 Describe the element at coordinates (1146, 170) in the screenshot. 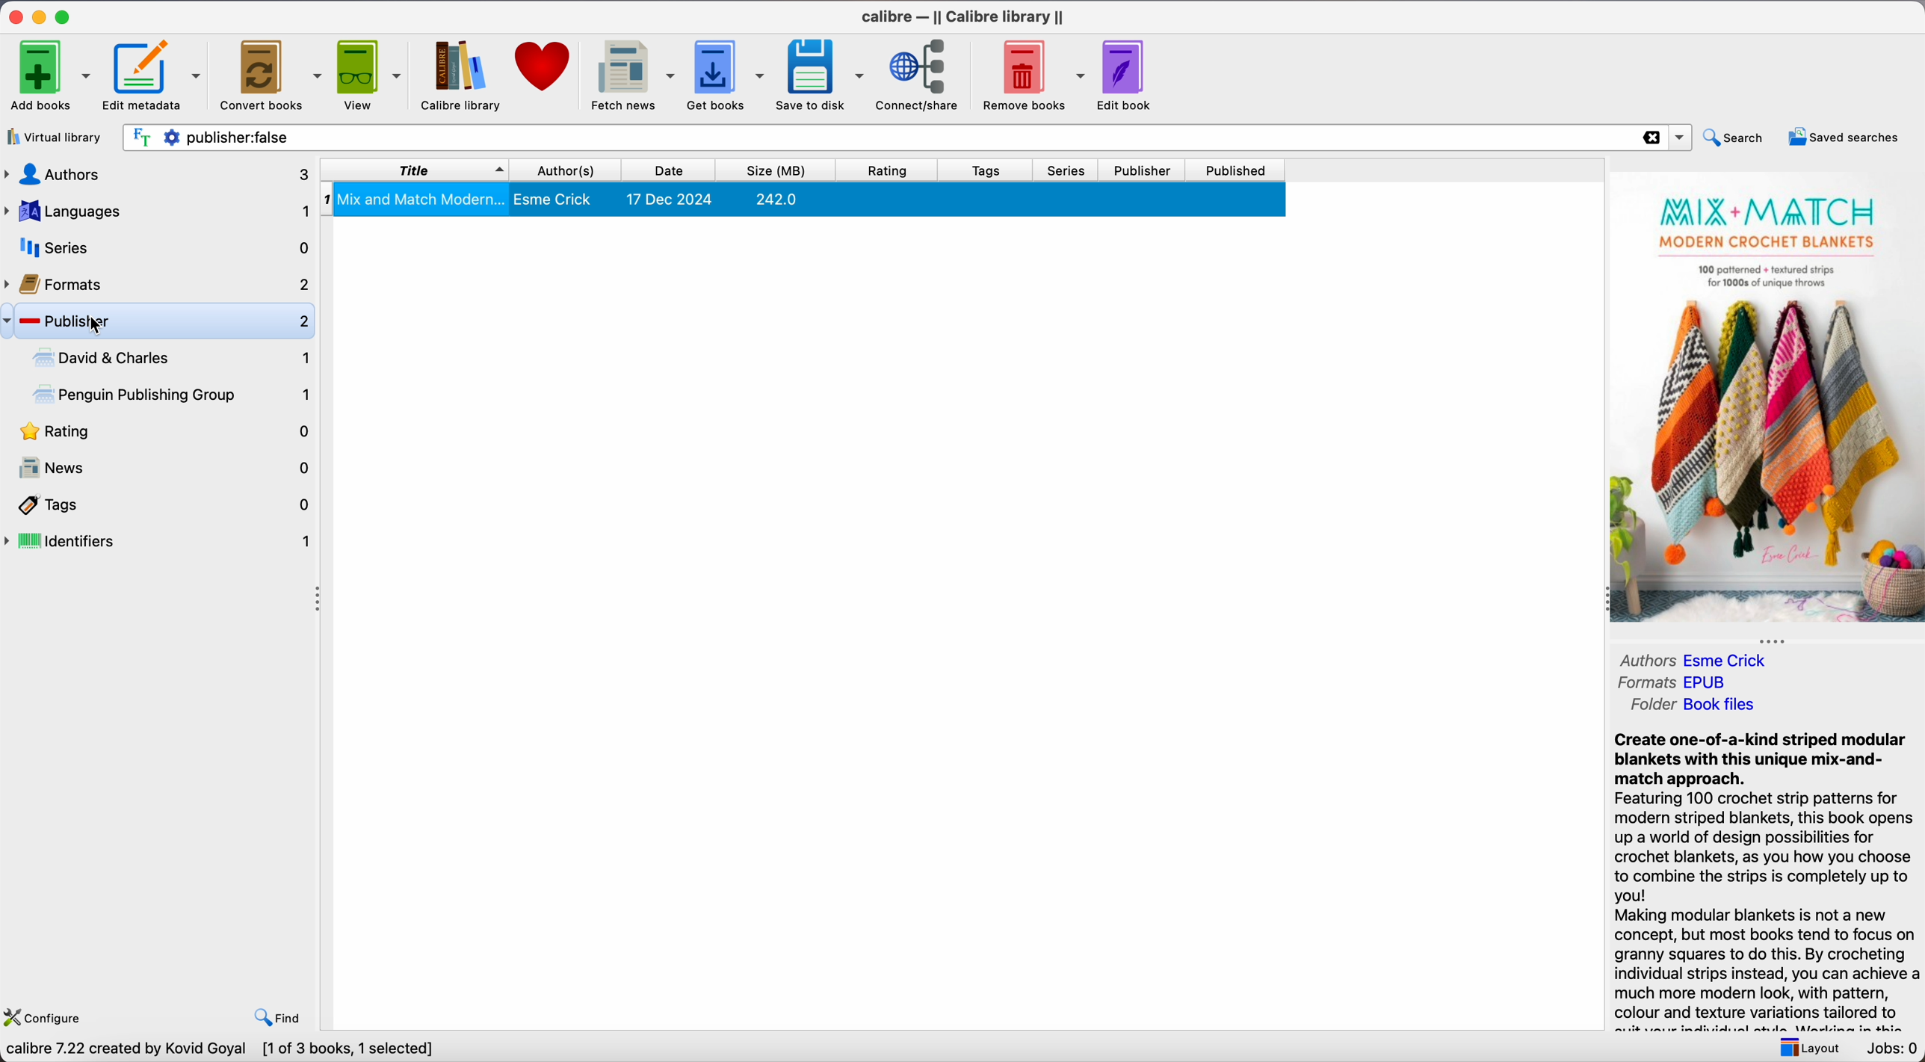

I see `publisher` at that location.